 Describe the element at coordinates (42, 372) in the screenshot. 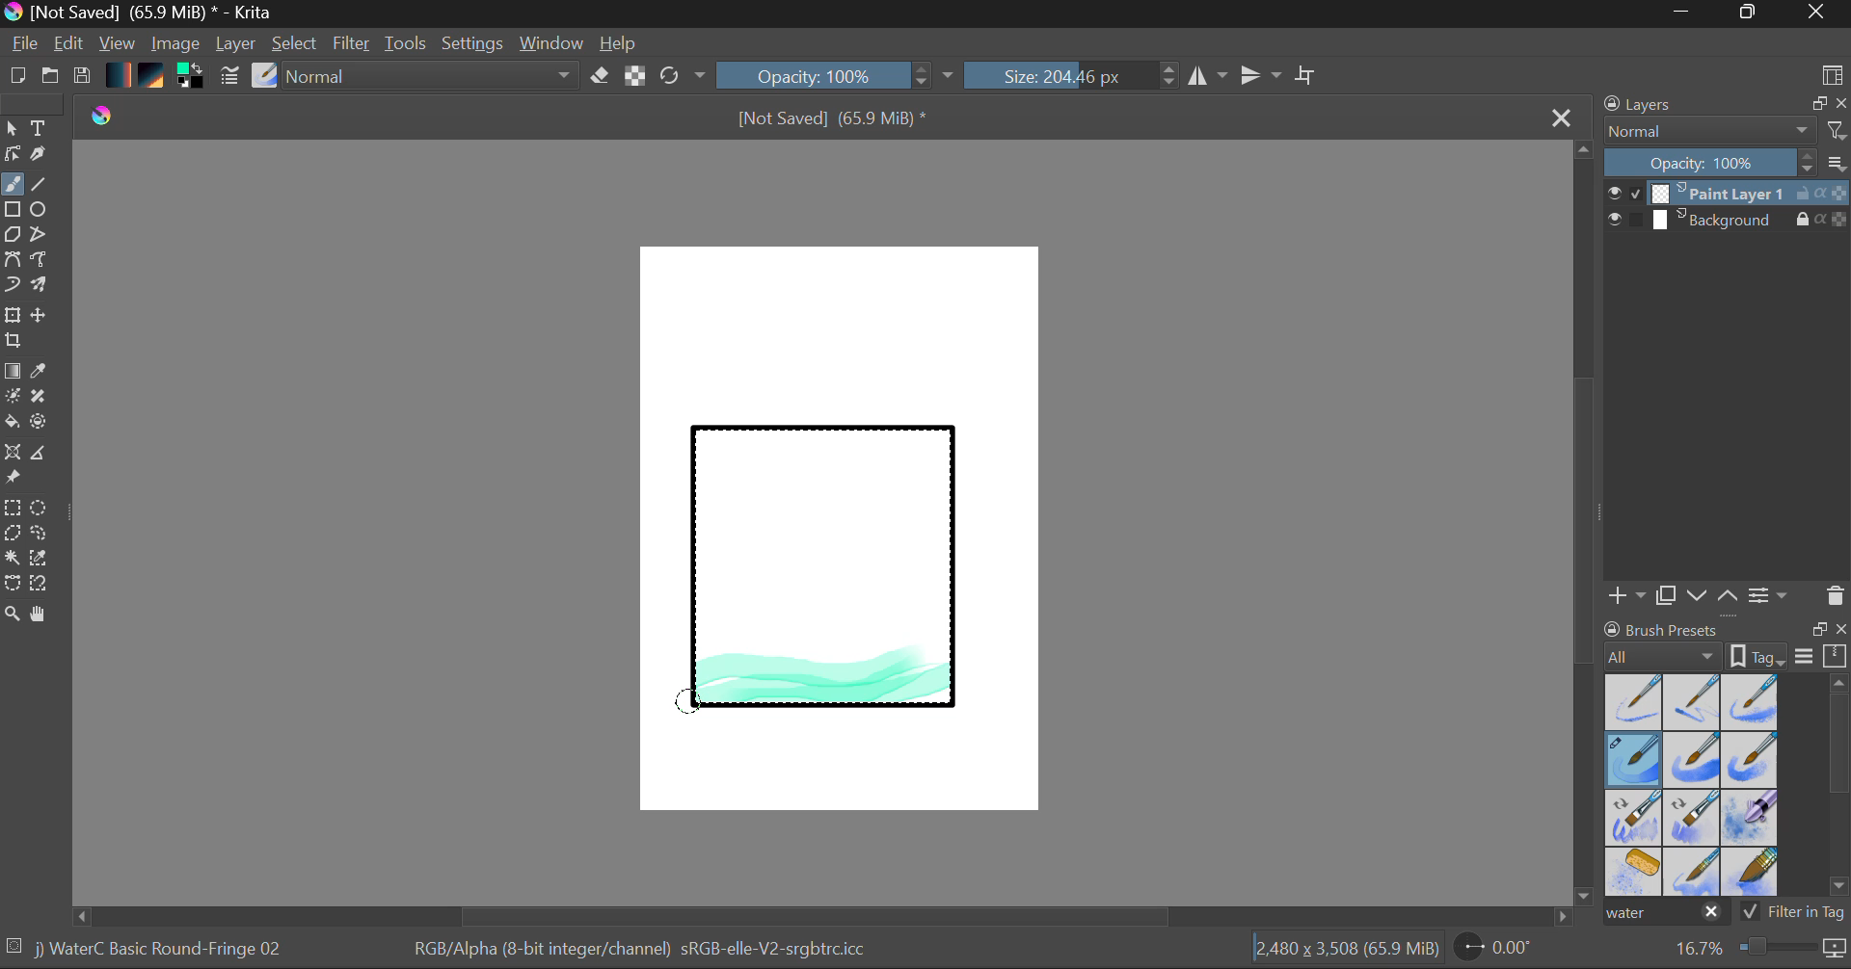

I see `Eyedropper` at that location.